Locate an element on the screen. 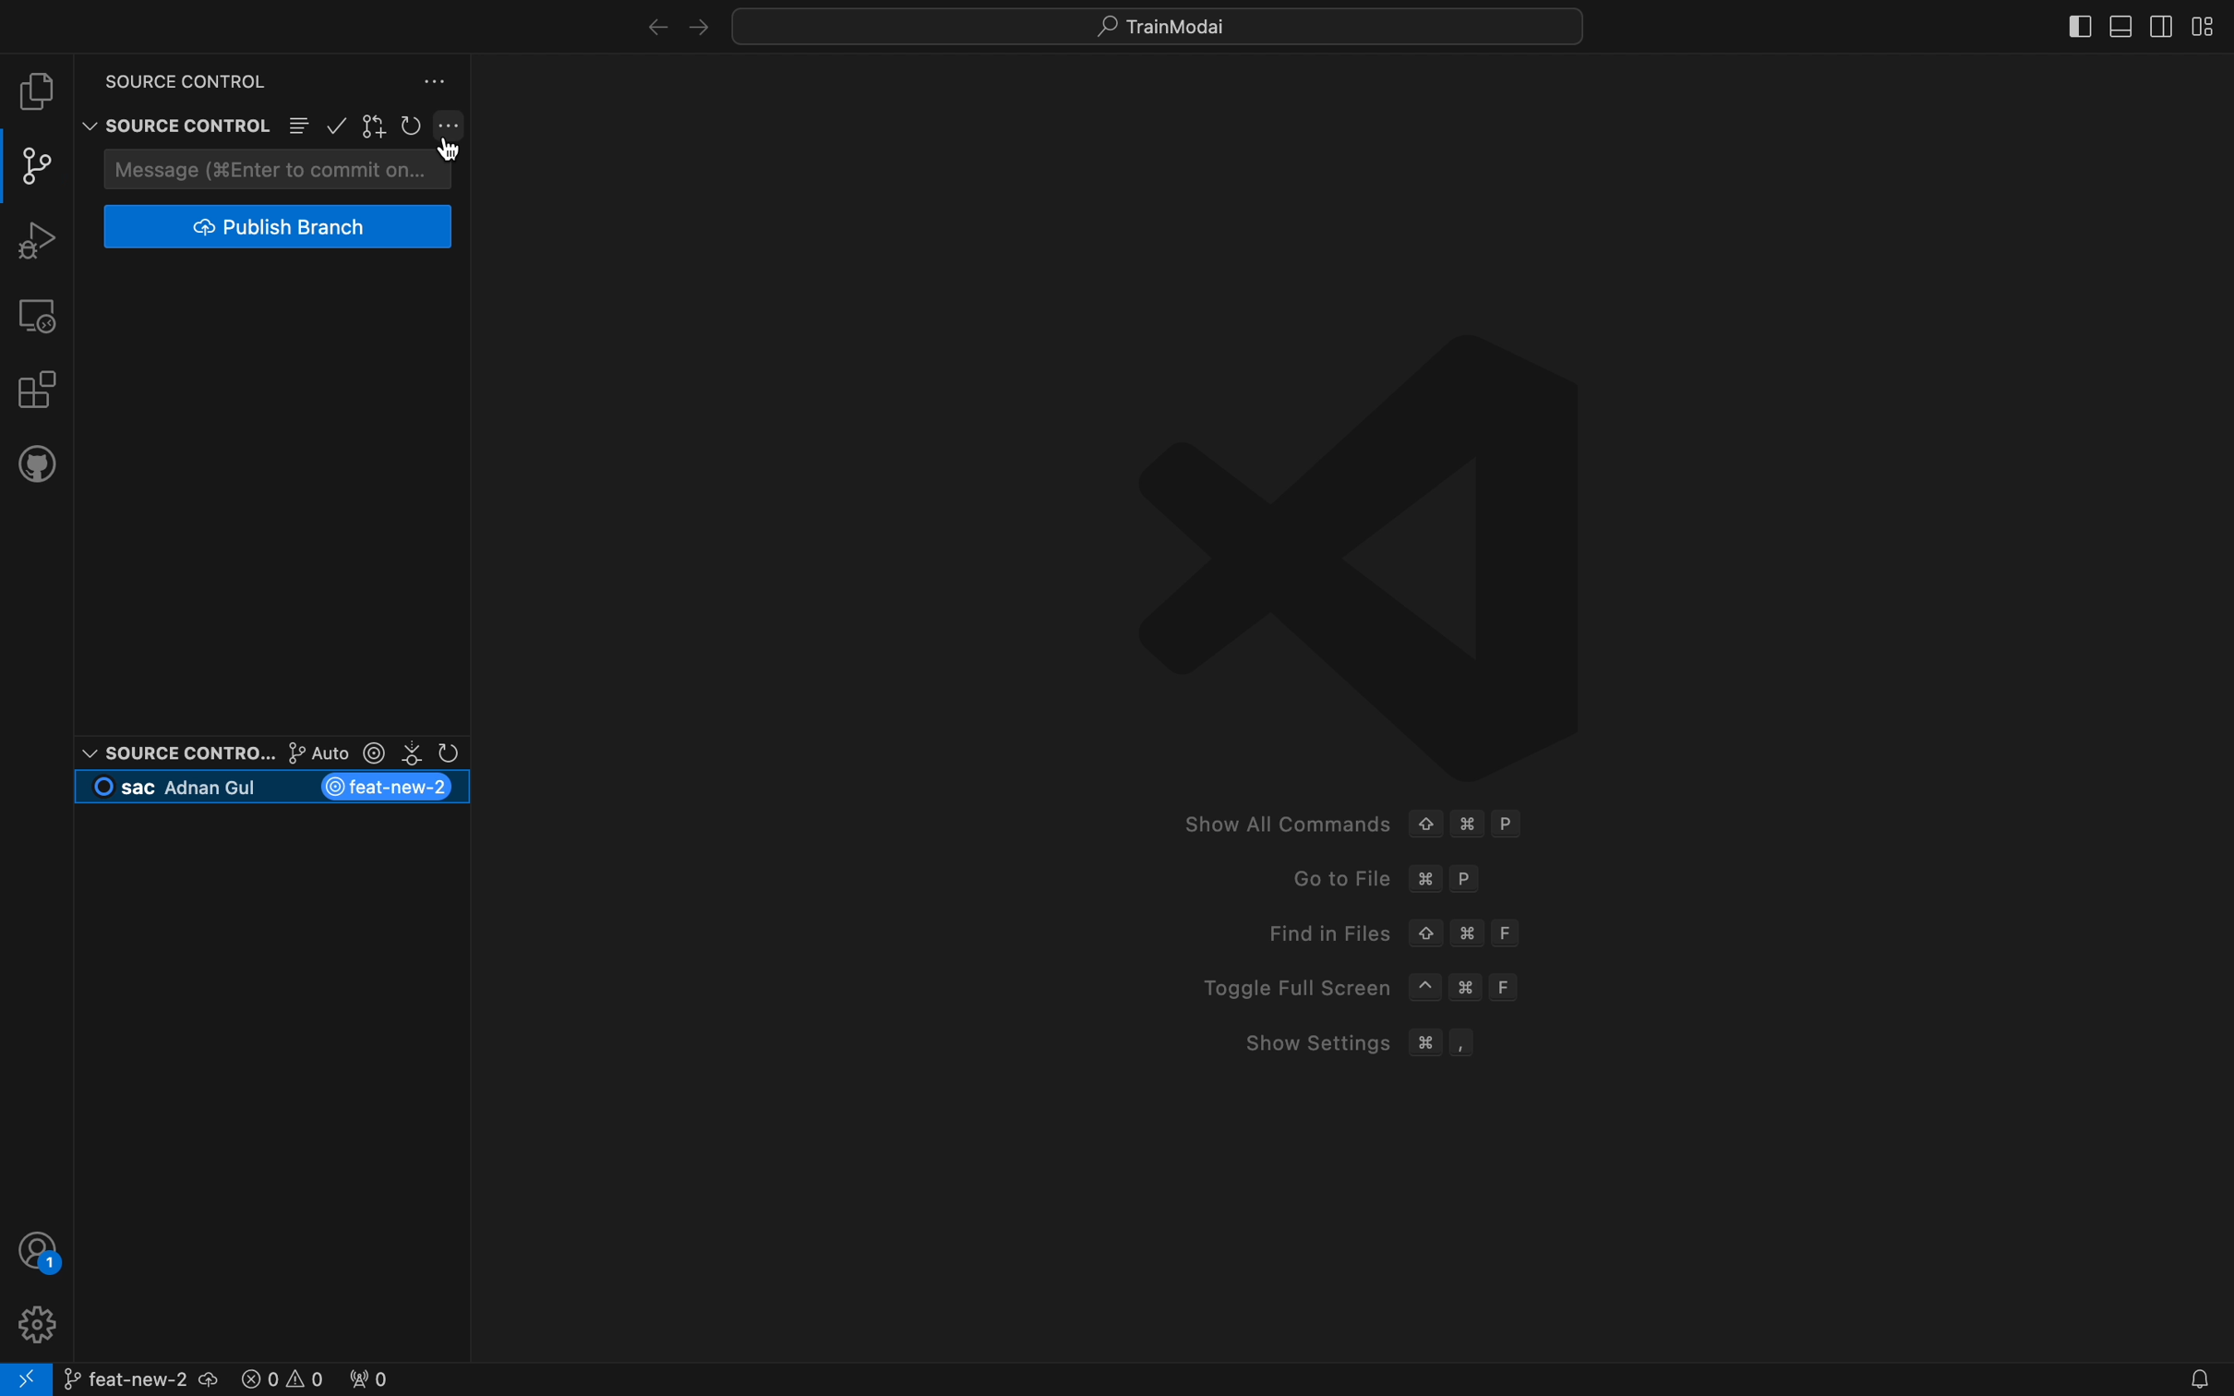  git lens options is located at coordinates (367, 753).